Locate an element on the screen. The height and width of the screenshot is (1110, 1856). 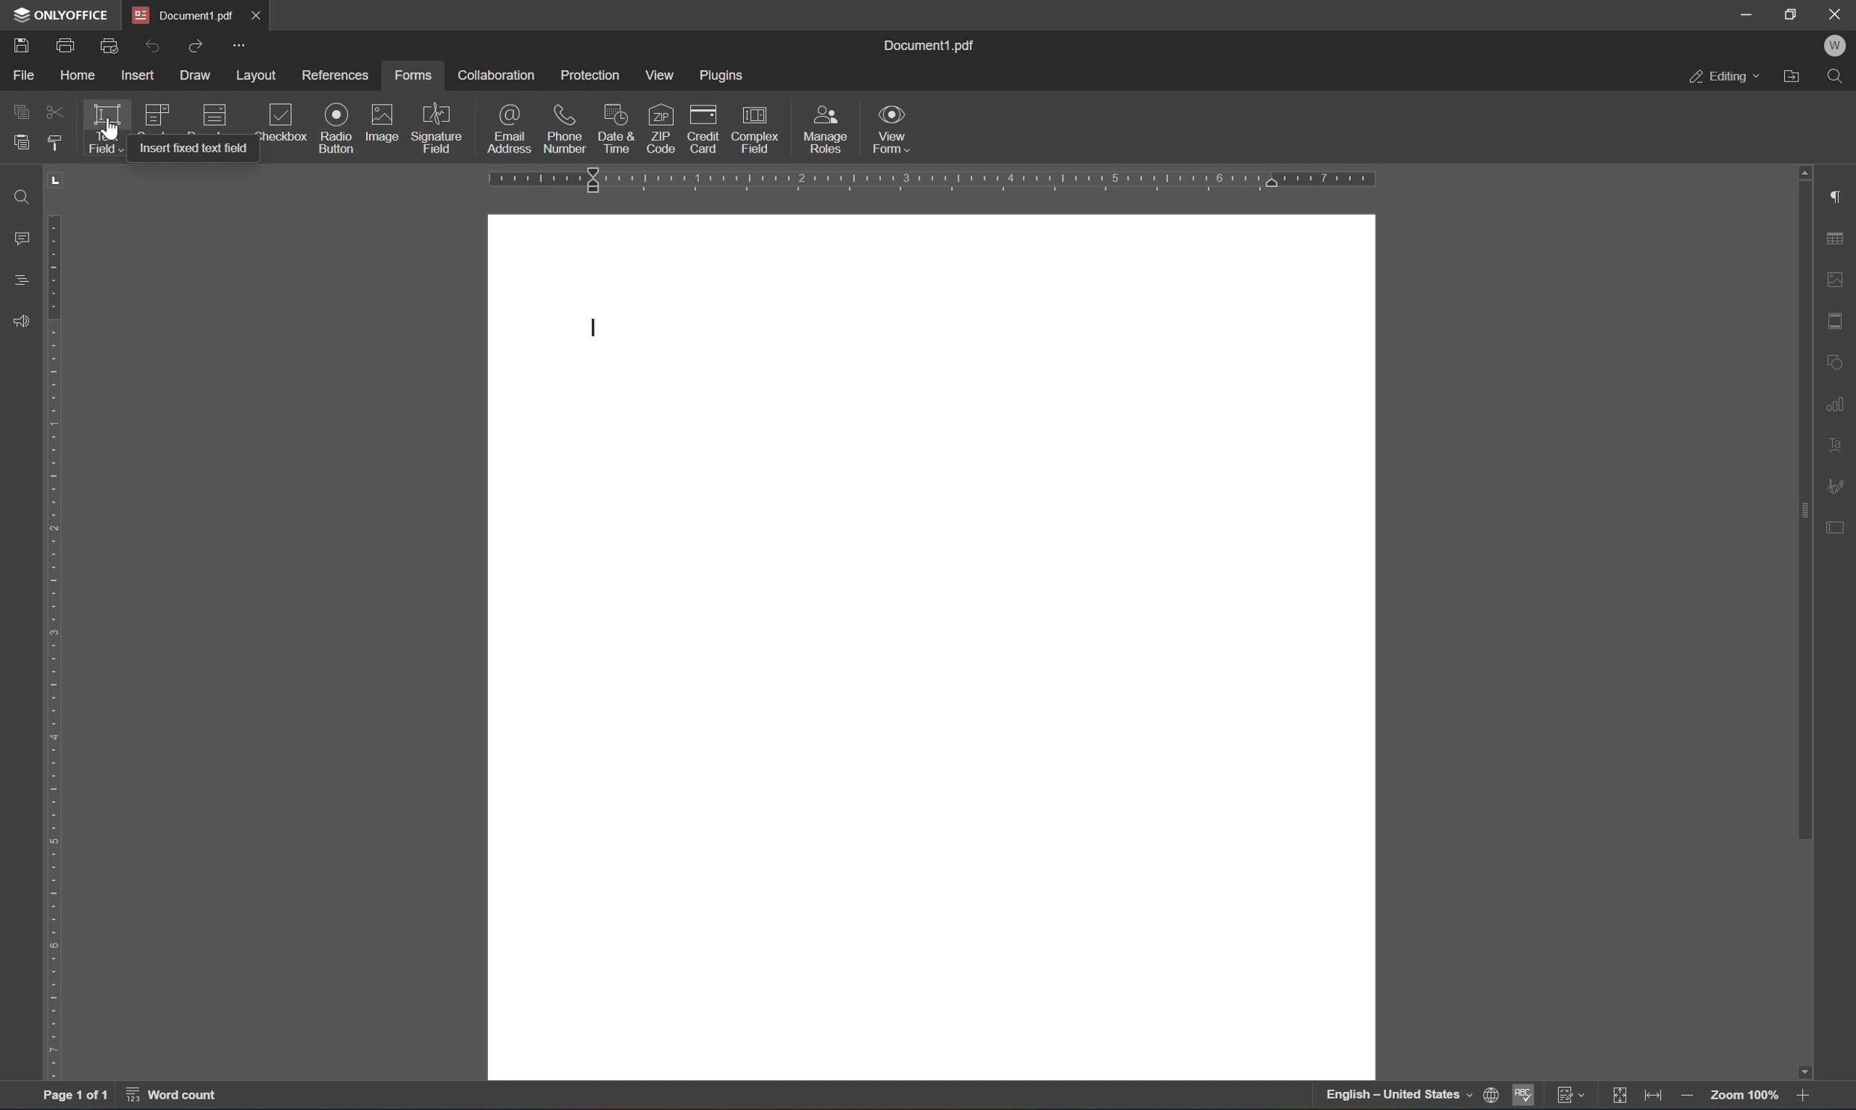
customize quick access toolbar is located at coordinates (240, 45).